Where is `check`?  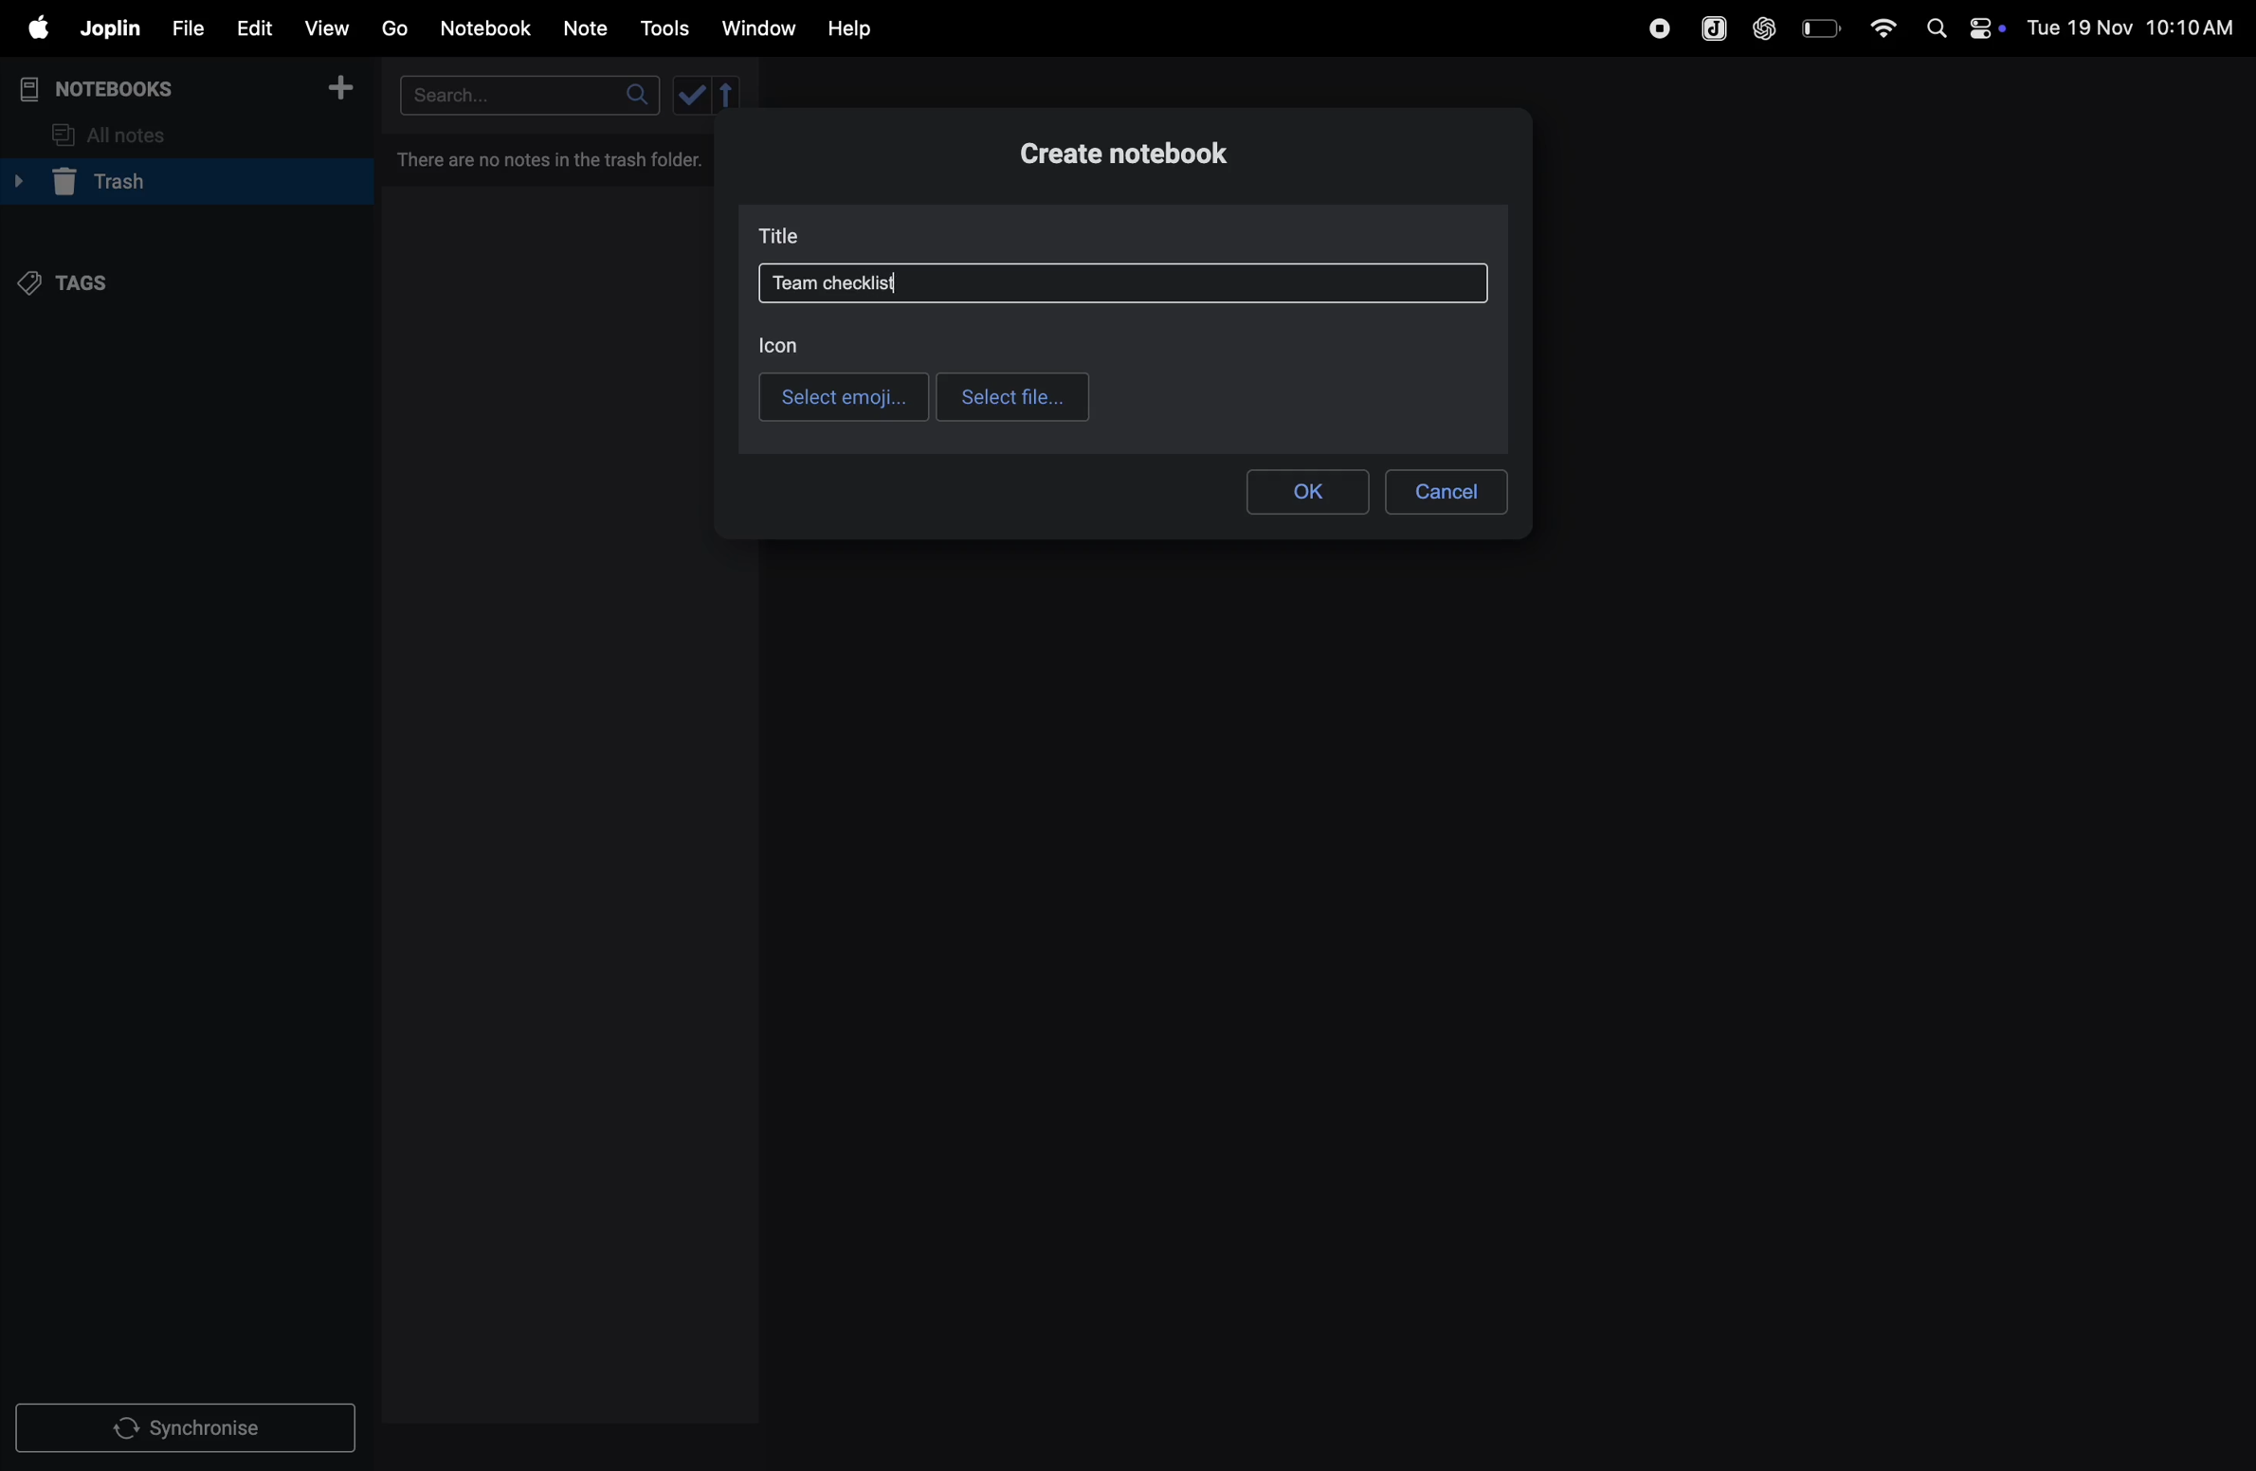
check is located at coordinates (708, 97).